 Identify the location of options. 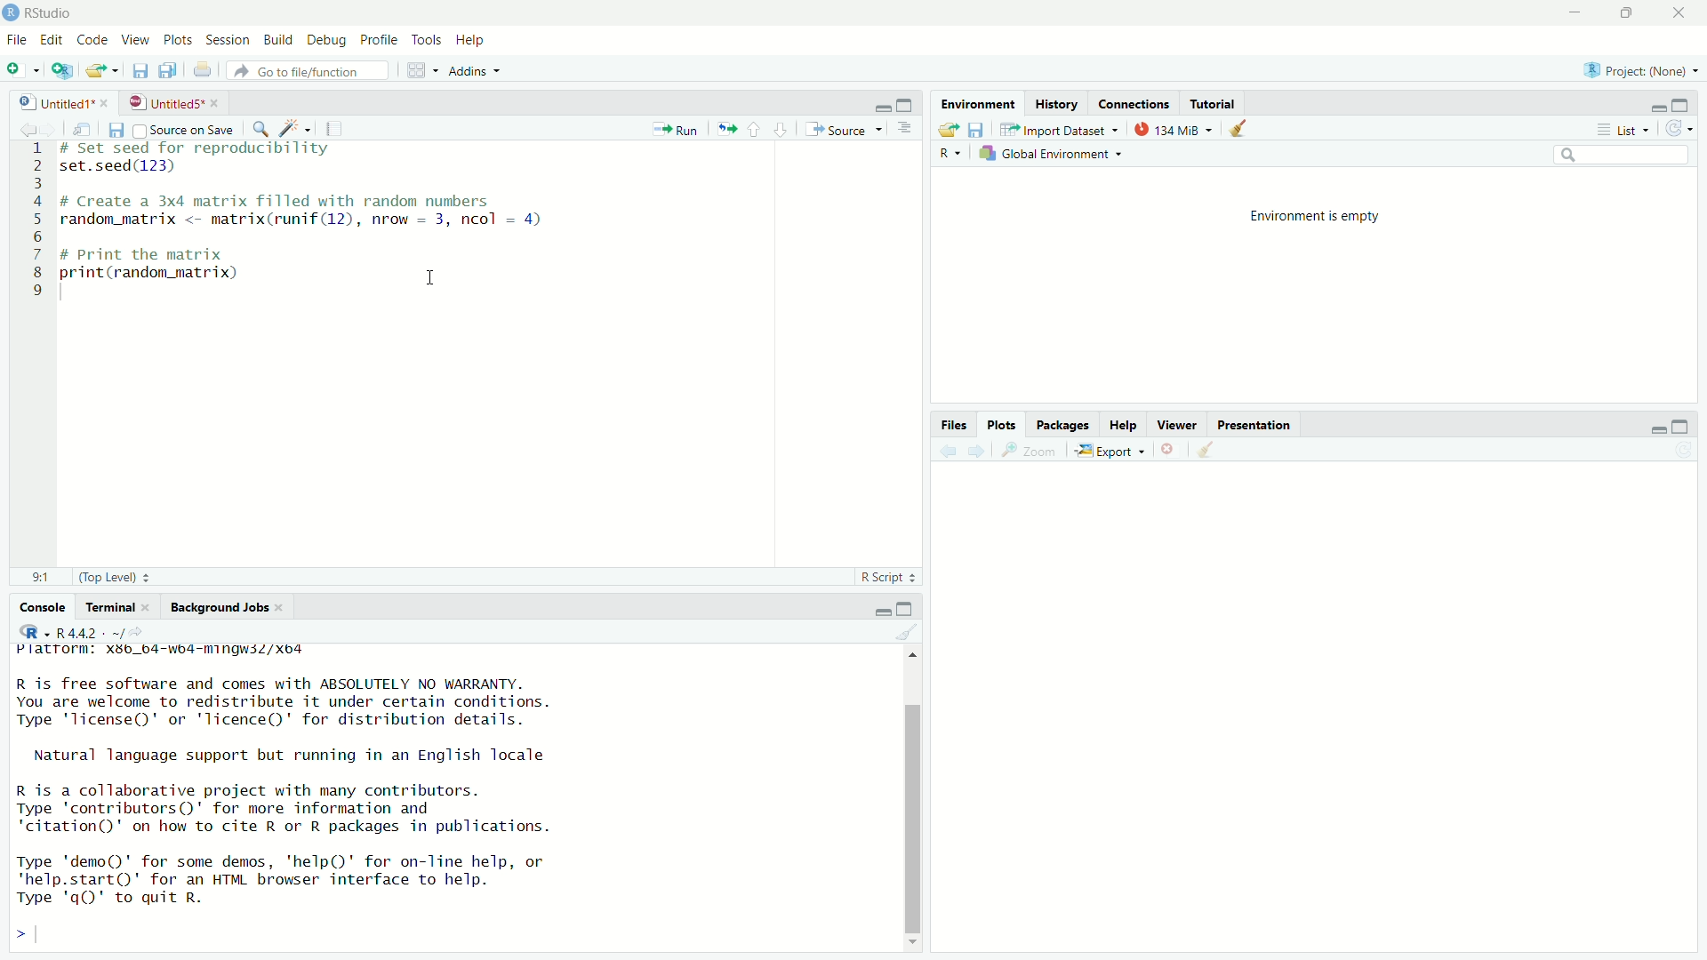
(904, 131).